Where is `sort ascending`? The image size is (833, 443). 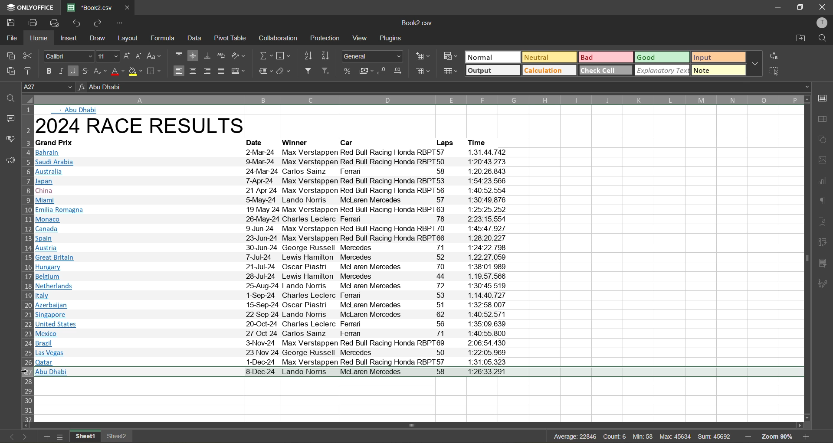
sort ascending is located at coordinates (307, 56).